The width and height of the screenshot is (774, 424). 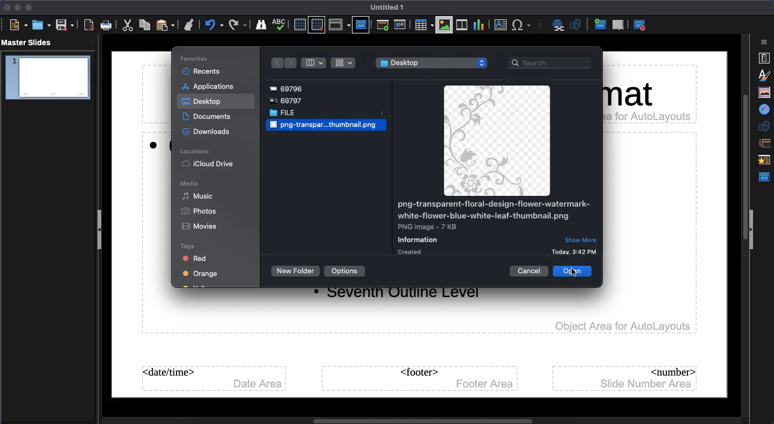 What do you see at coordinates (765, 126) in the screenshot?
I see `Shapes` at bounding box center [765, 126].